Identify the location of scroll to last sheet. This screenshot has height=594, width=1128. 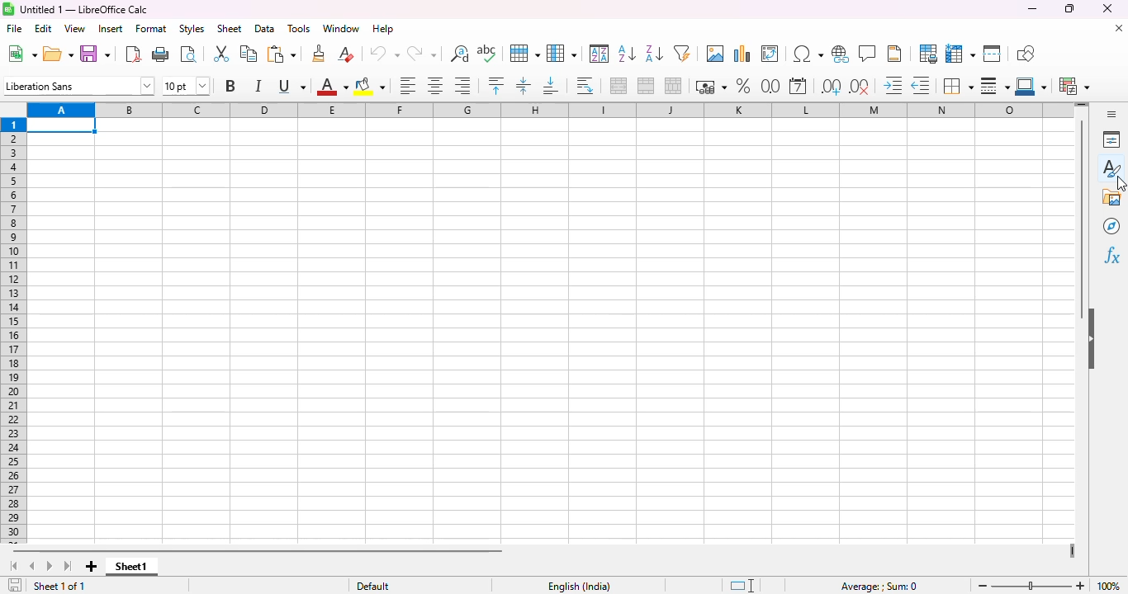
(69, 567).